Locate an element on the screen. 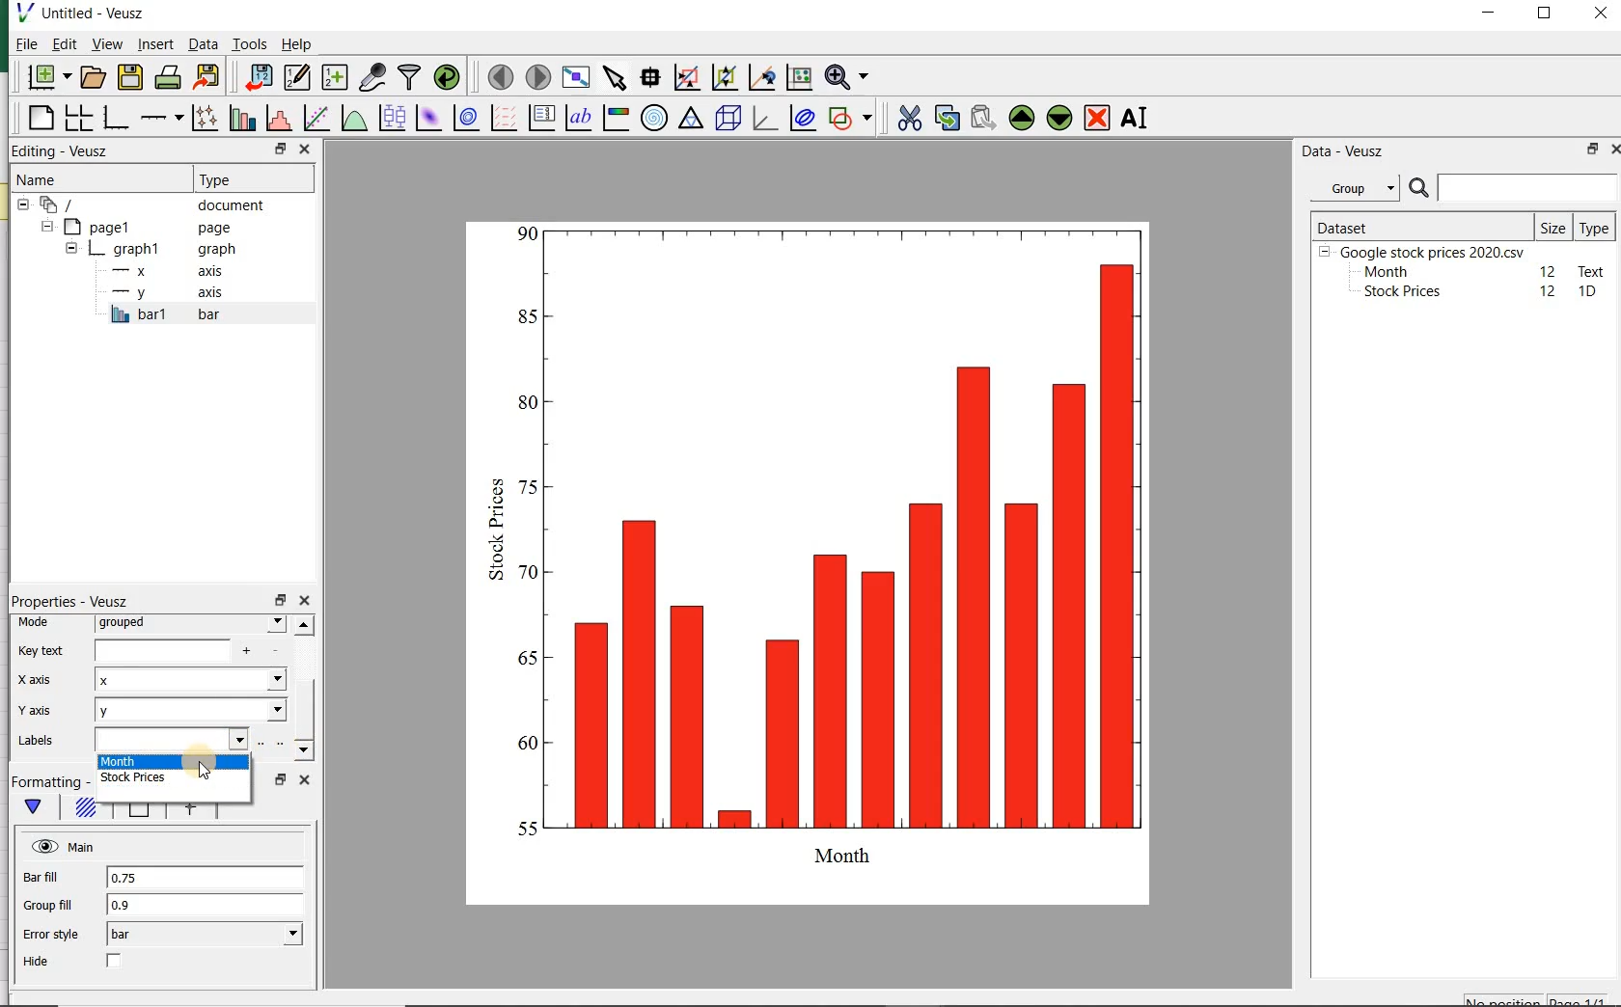 This screenshot has height=1007, width=1621. close  is located at coordinates (1620, 150).